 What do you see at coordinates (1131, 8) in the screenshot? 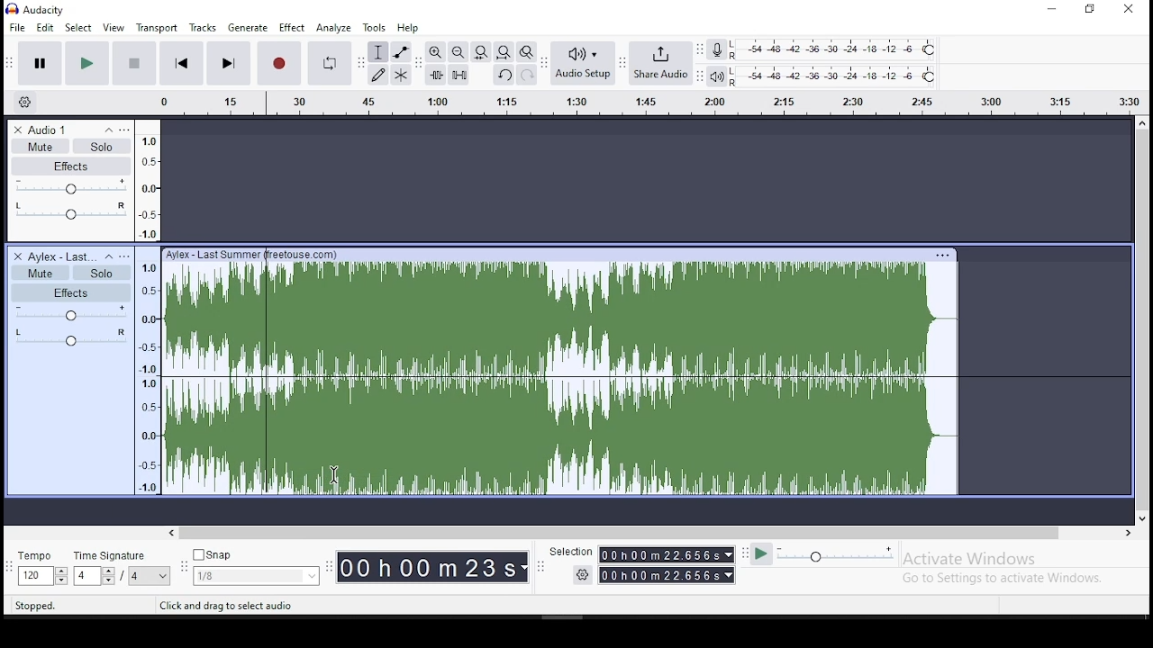
I see `close window` at bounding box center [1131, 8].